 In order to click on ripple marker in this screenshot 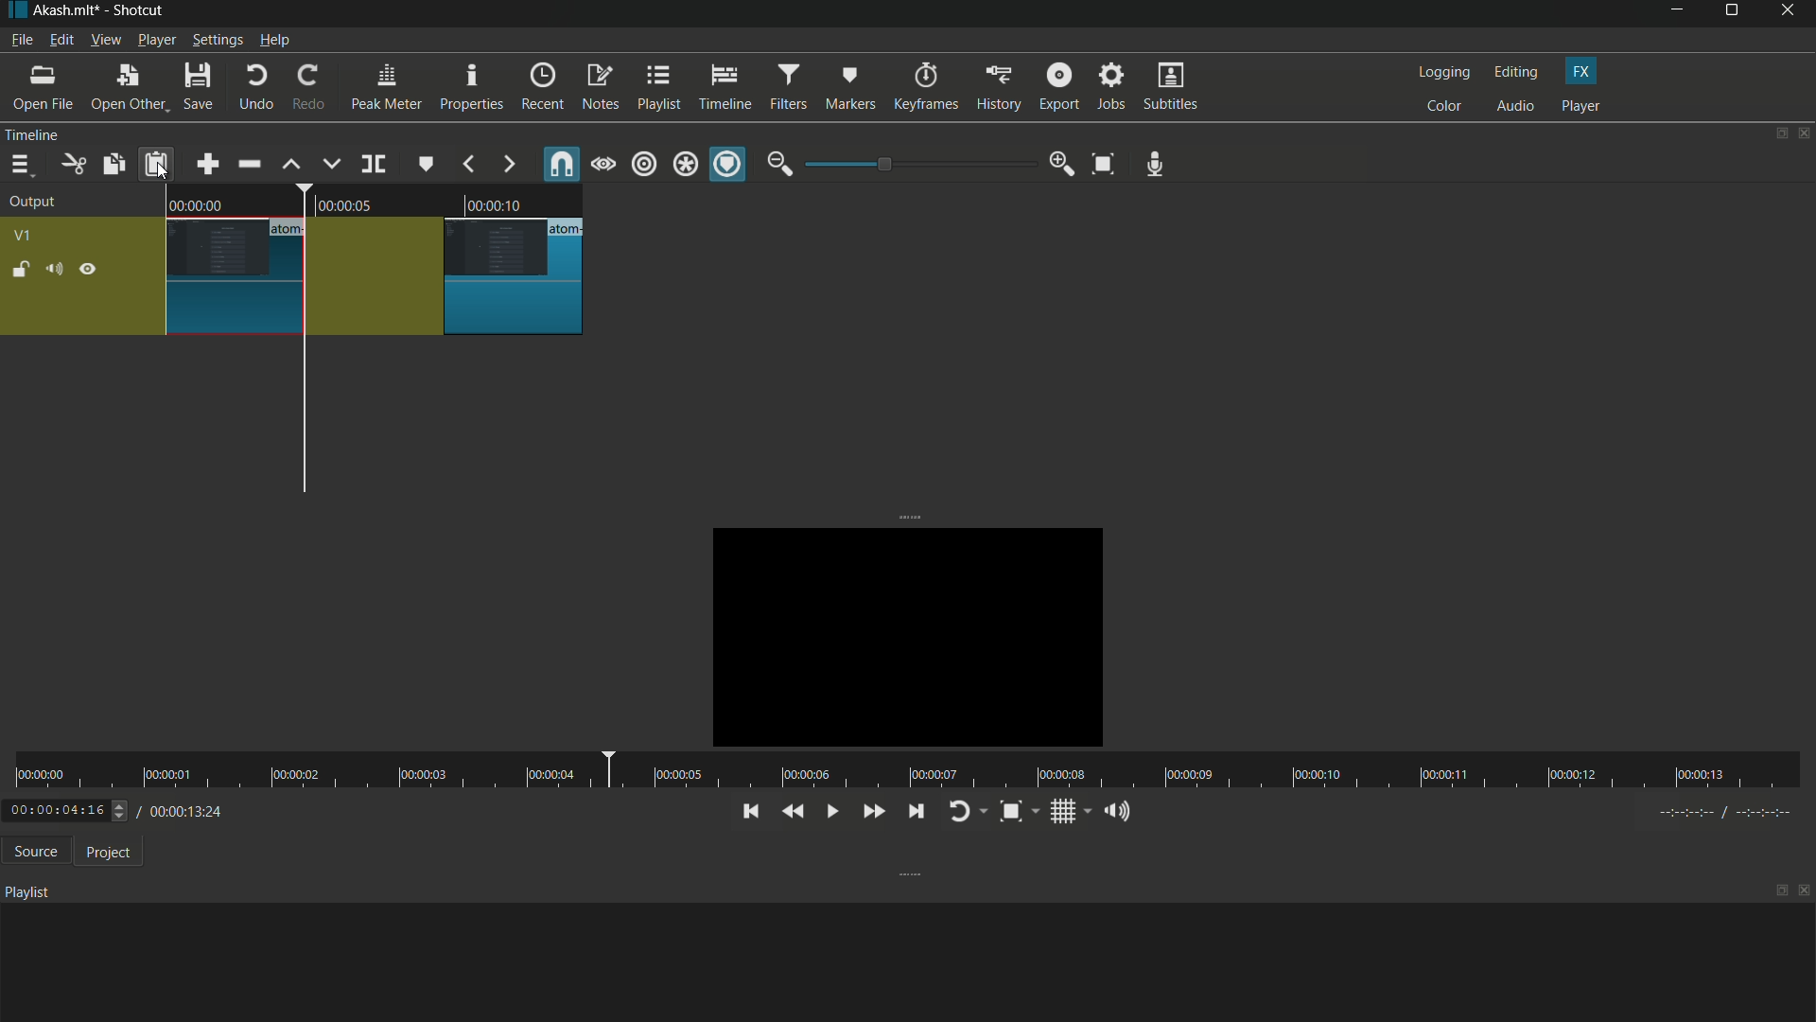, I will do `click(727, 165)`.